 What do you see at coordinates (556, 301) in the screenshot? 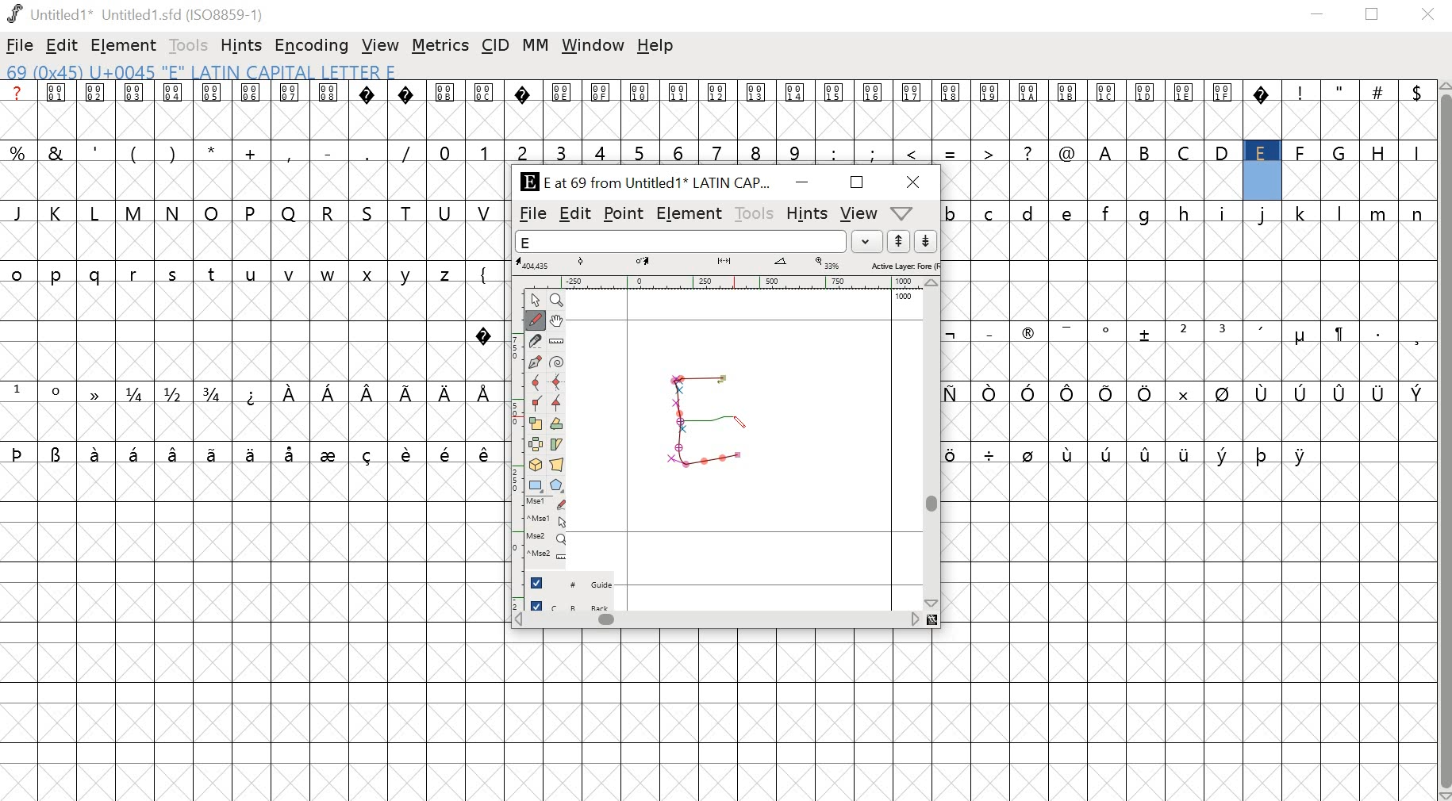
I see `Zoom` at bounding box center [556, 301].